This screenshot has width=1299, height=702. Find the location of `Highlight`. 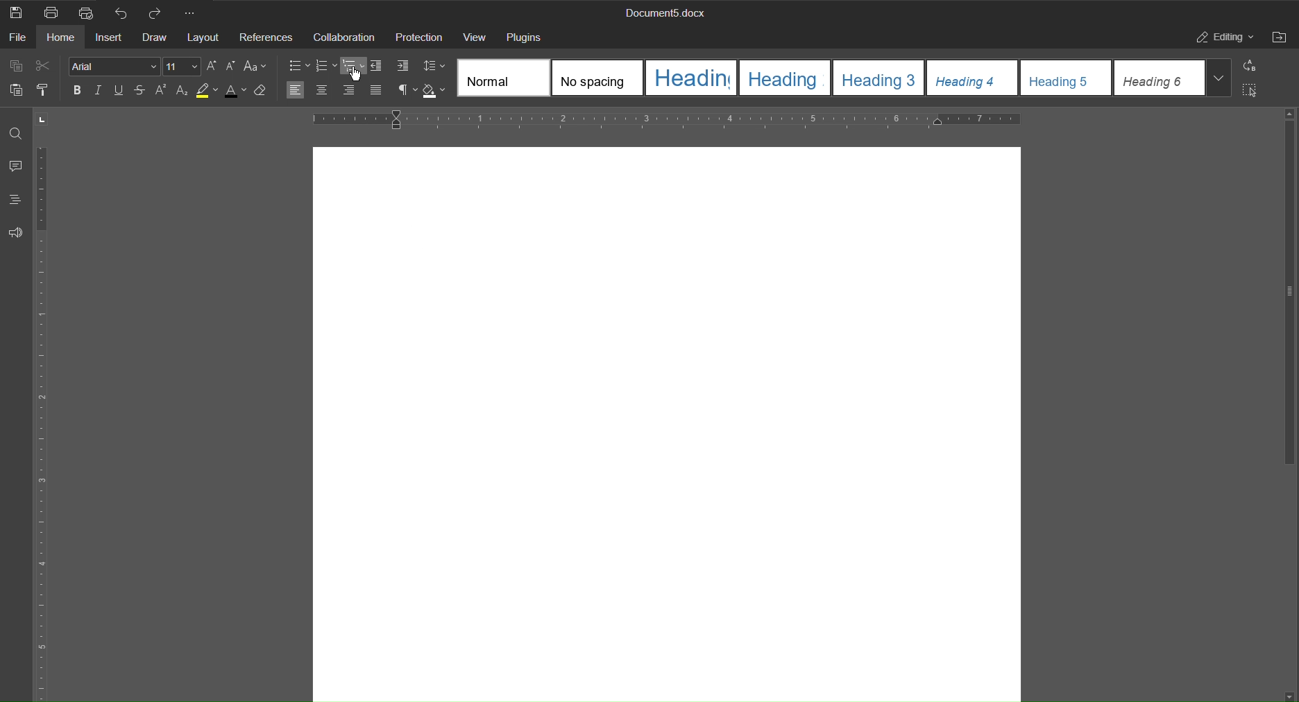

Highlight is located at coordinates (209, 89).